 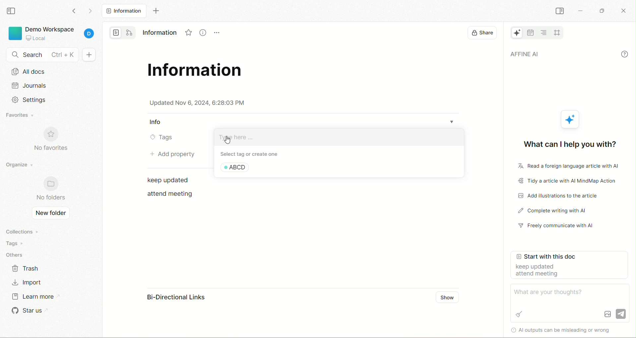 I want to click on Brush, so click(x=519, y=314).